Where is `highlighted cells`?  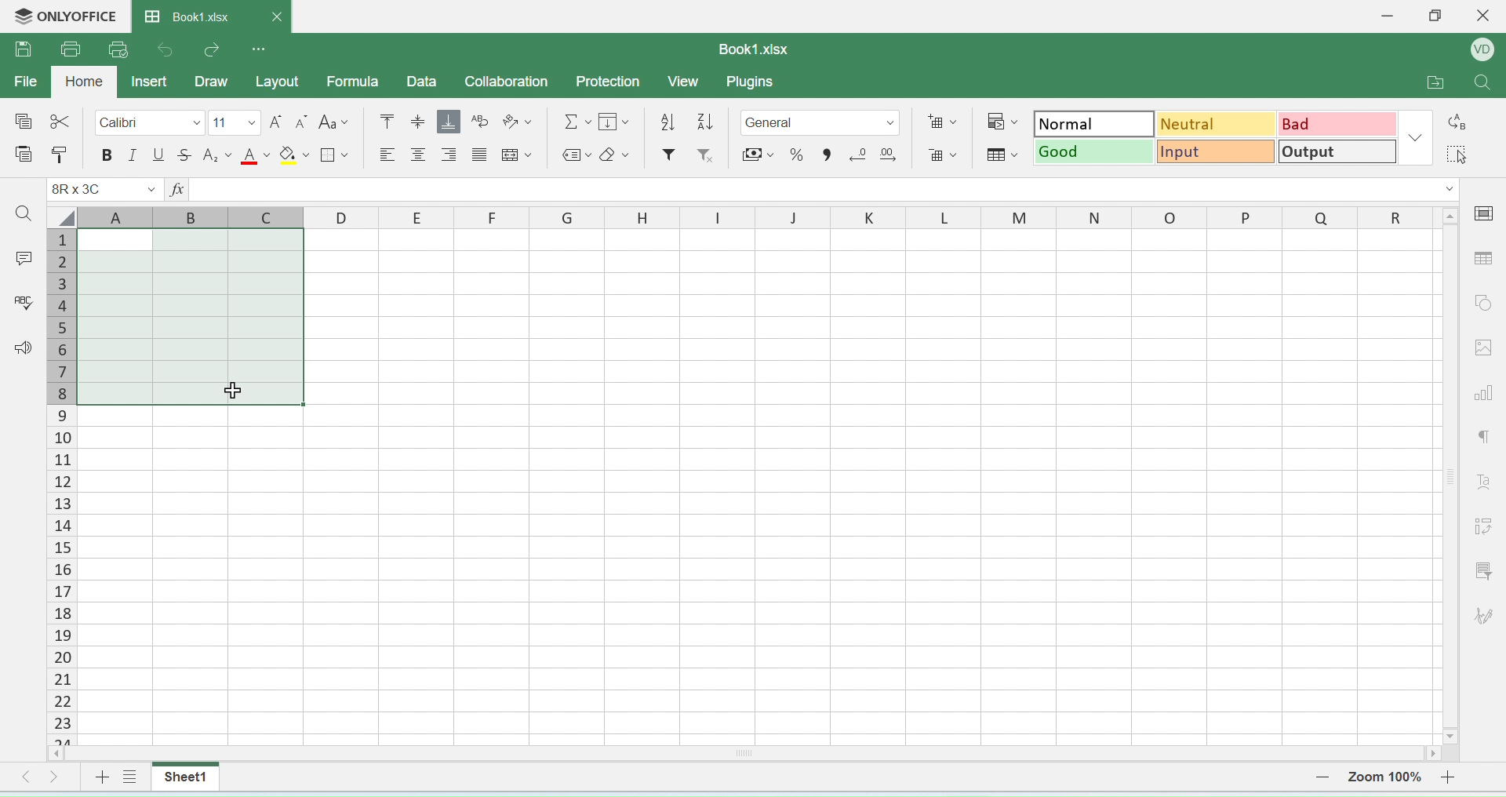
highlighted cells is located at coordinates (192, 318).